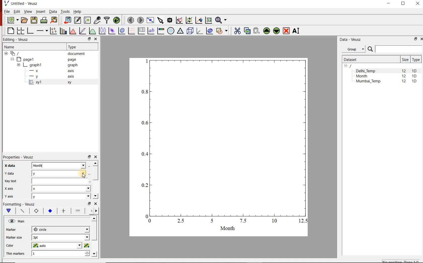  What do you see at coordinates (22, 3) in the screenshot?
I see `Untitled-Veusz` at bounding box center [22, 3].